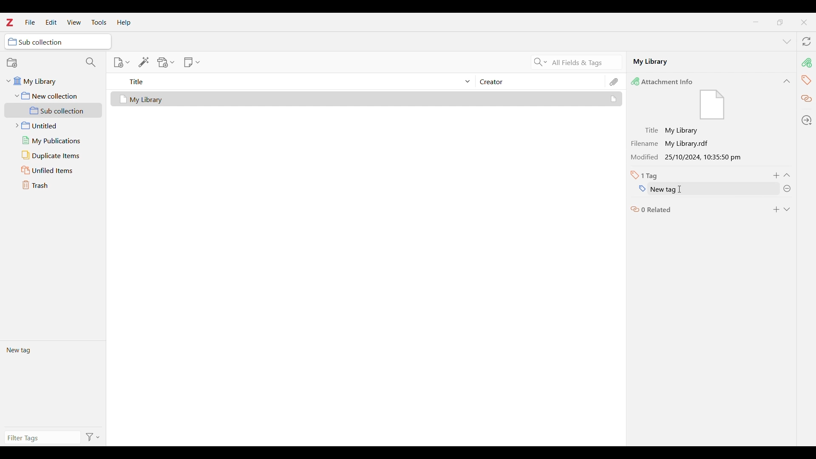 Image resolution: width=816 pixels, height=459 pixels. Describe the element at coordinates (144, 62) in the screenshot. I see `Add item/s by identifier` at that location.